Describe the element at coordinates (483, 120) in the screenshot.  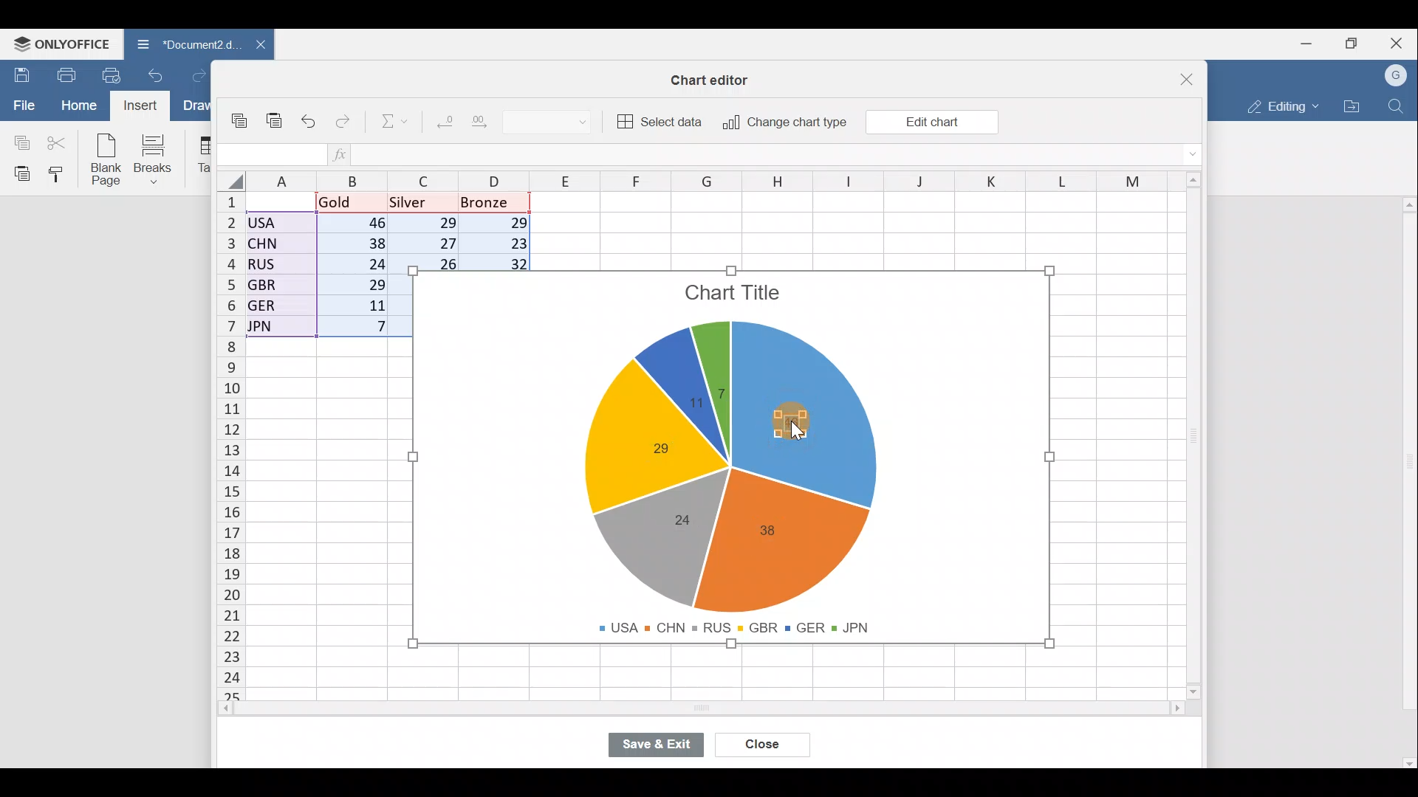
I see `Increase decimal` at that location.